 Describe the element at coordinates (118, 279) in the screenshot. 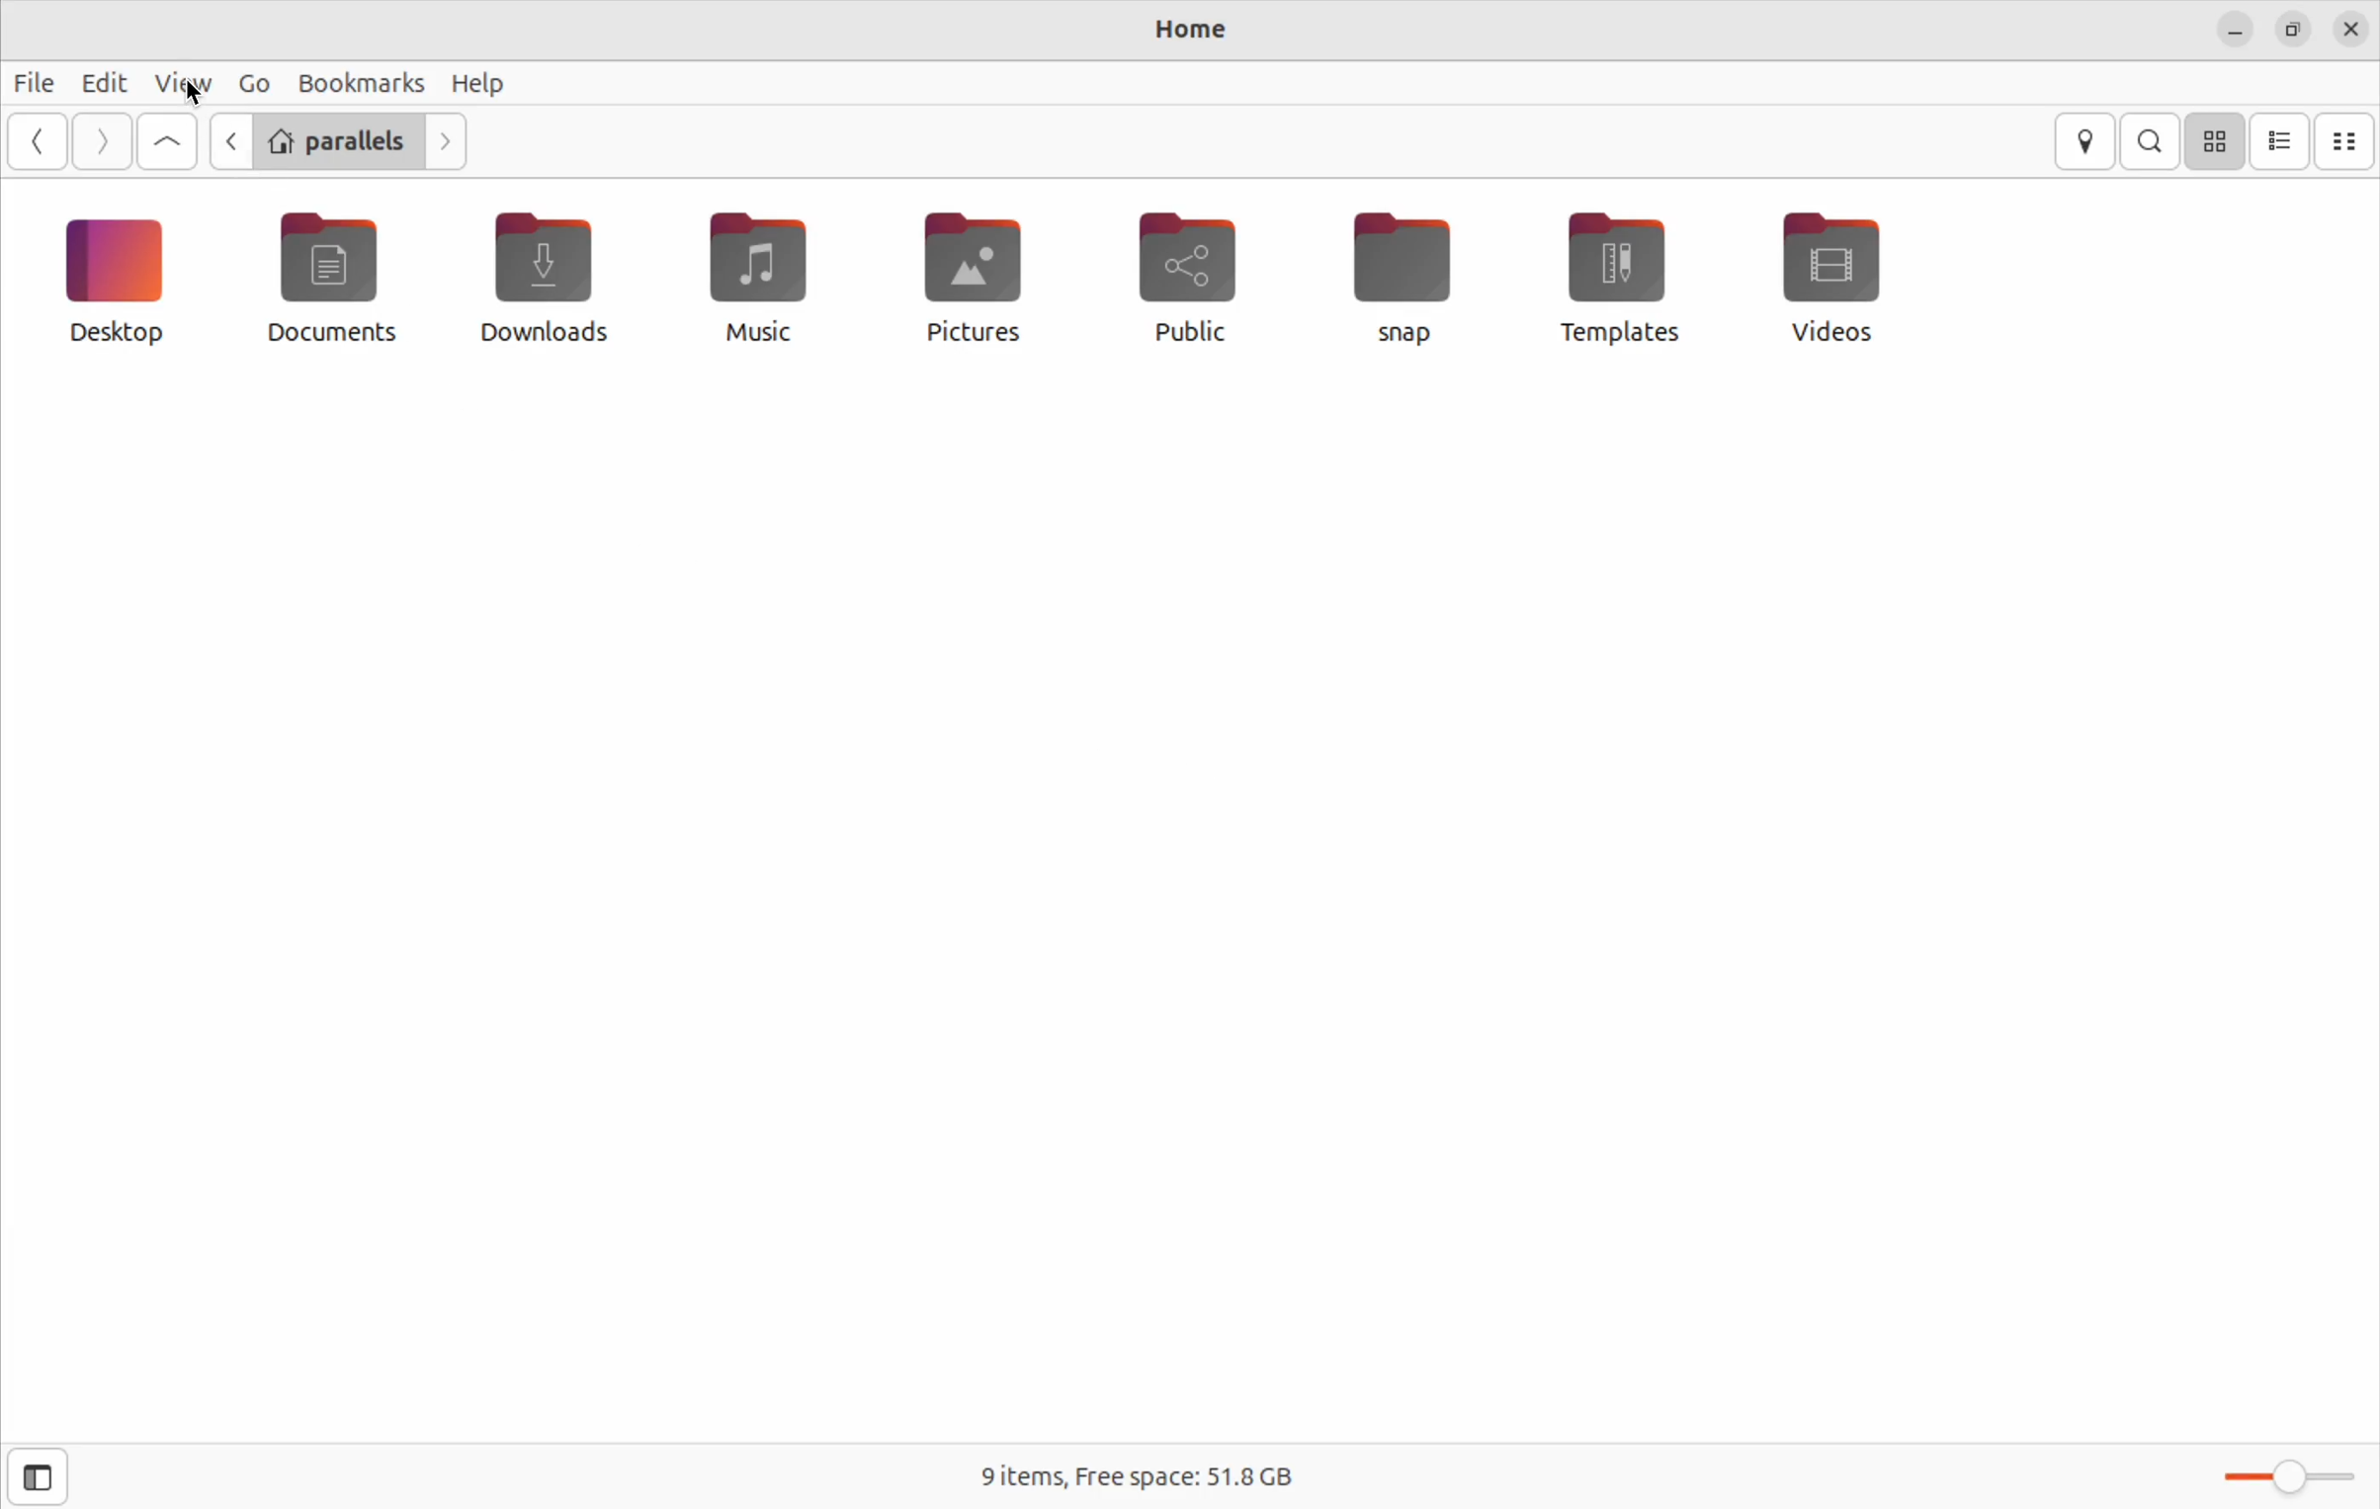

I see `desktop icon ` at that location.